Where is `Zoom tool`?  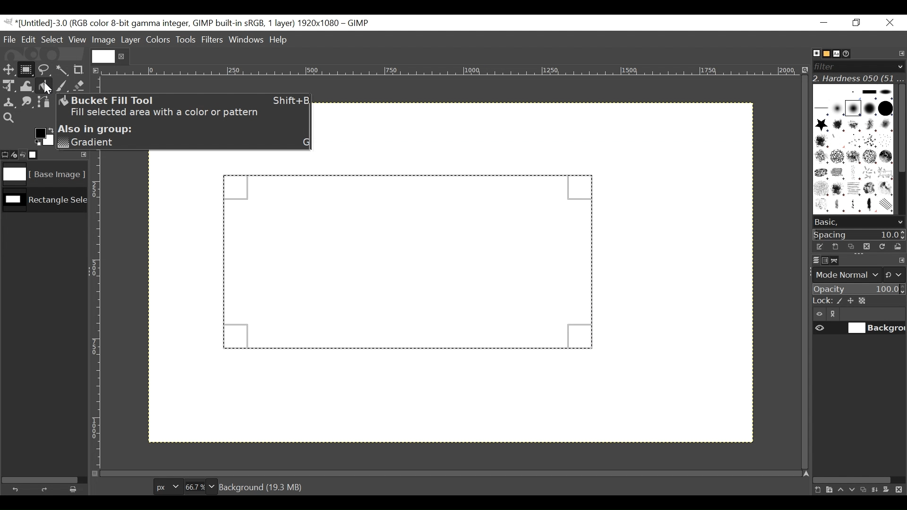 Zoom tool is located at coordinates (9, 117).